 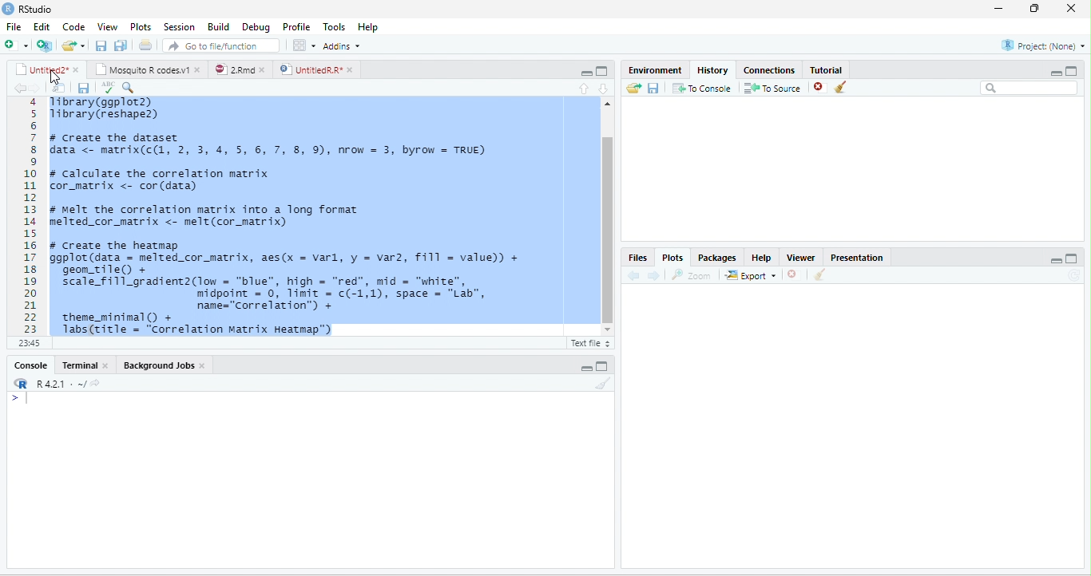 What do you see at coordinates (146, 69) in the screenshot?
I see `mosquito R codes v1` at bounding box center [146, 69].